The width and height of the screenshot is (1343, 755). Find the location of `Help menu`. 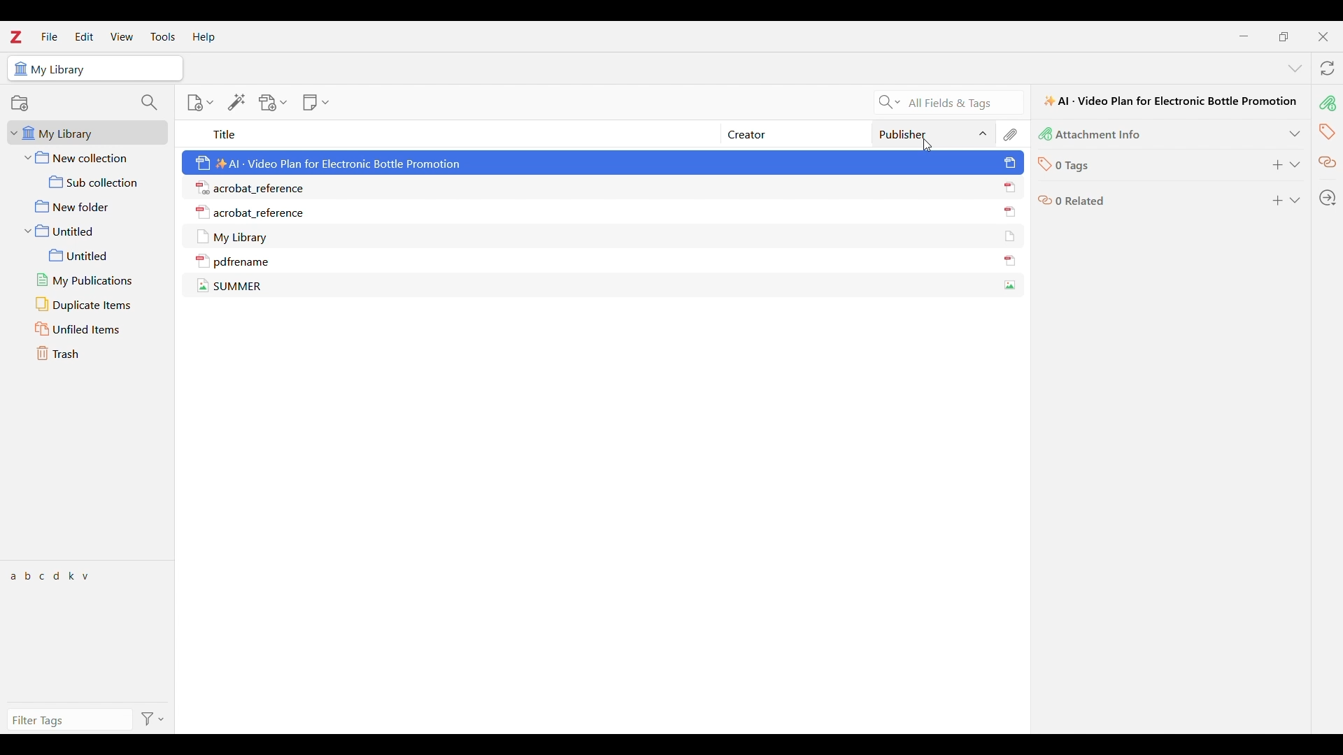

Help menu is located at coordinates (204, 38).